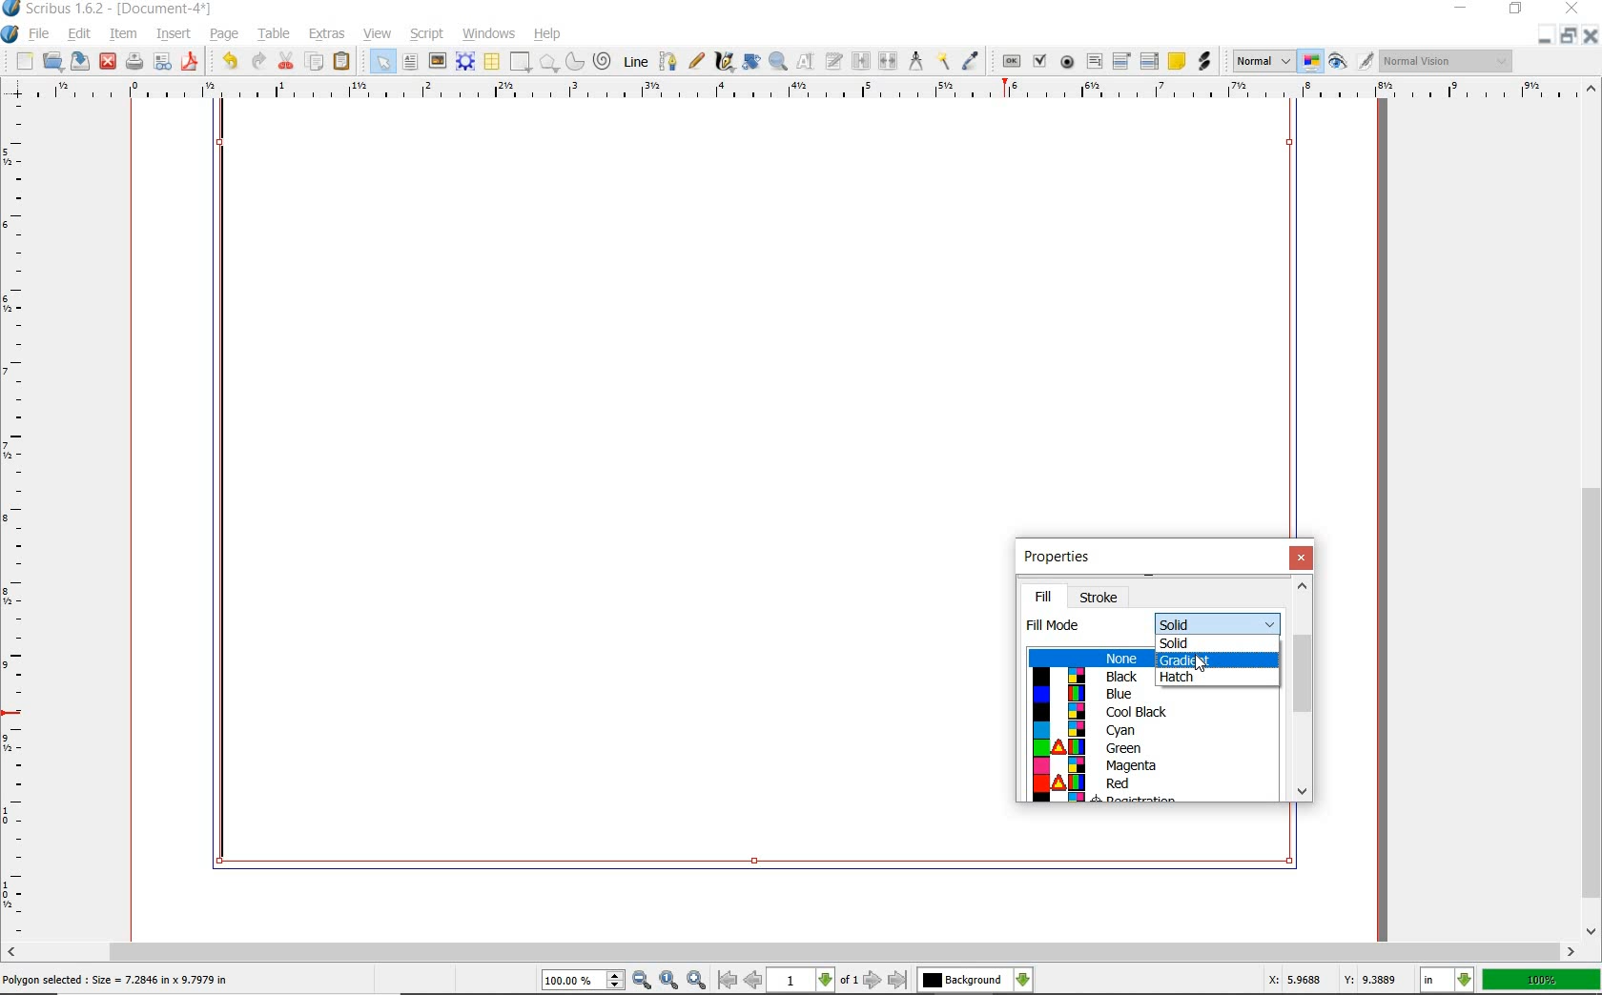  Describe the element at coordinates (1093, 676) in the screenshot. I see `Black` at that location.